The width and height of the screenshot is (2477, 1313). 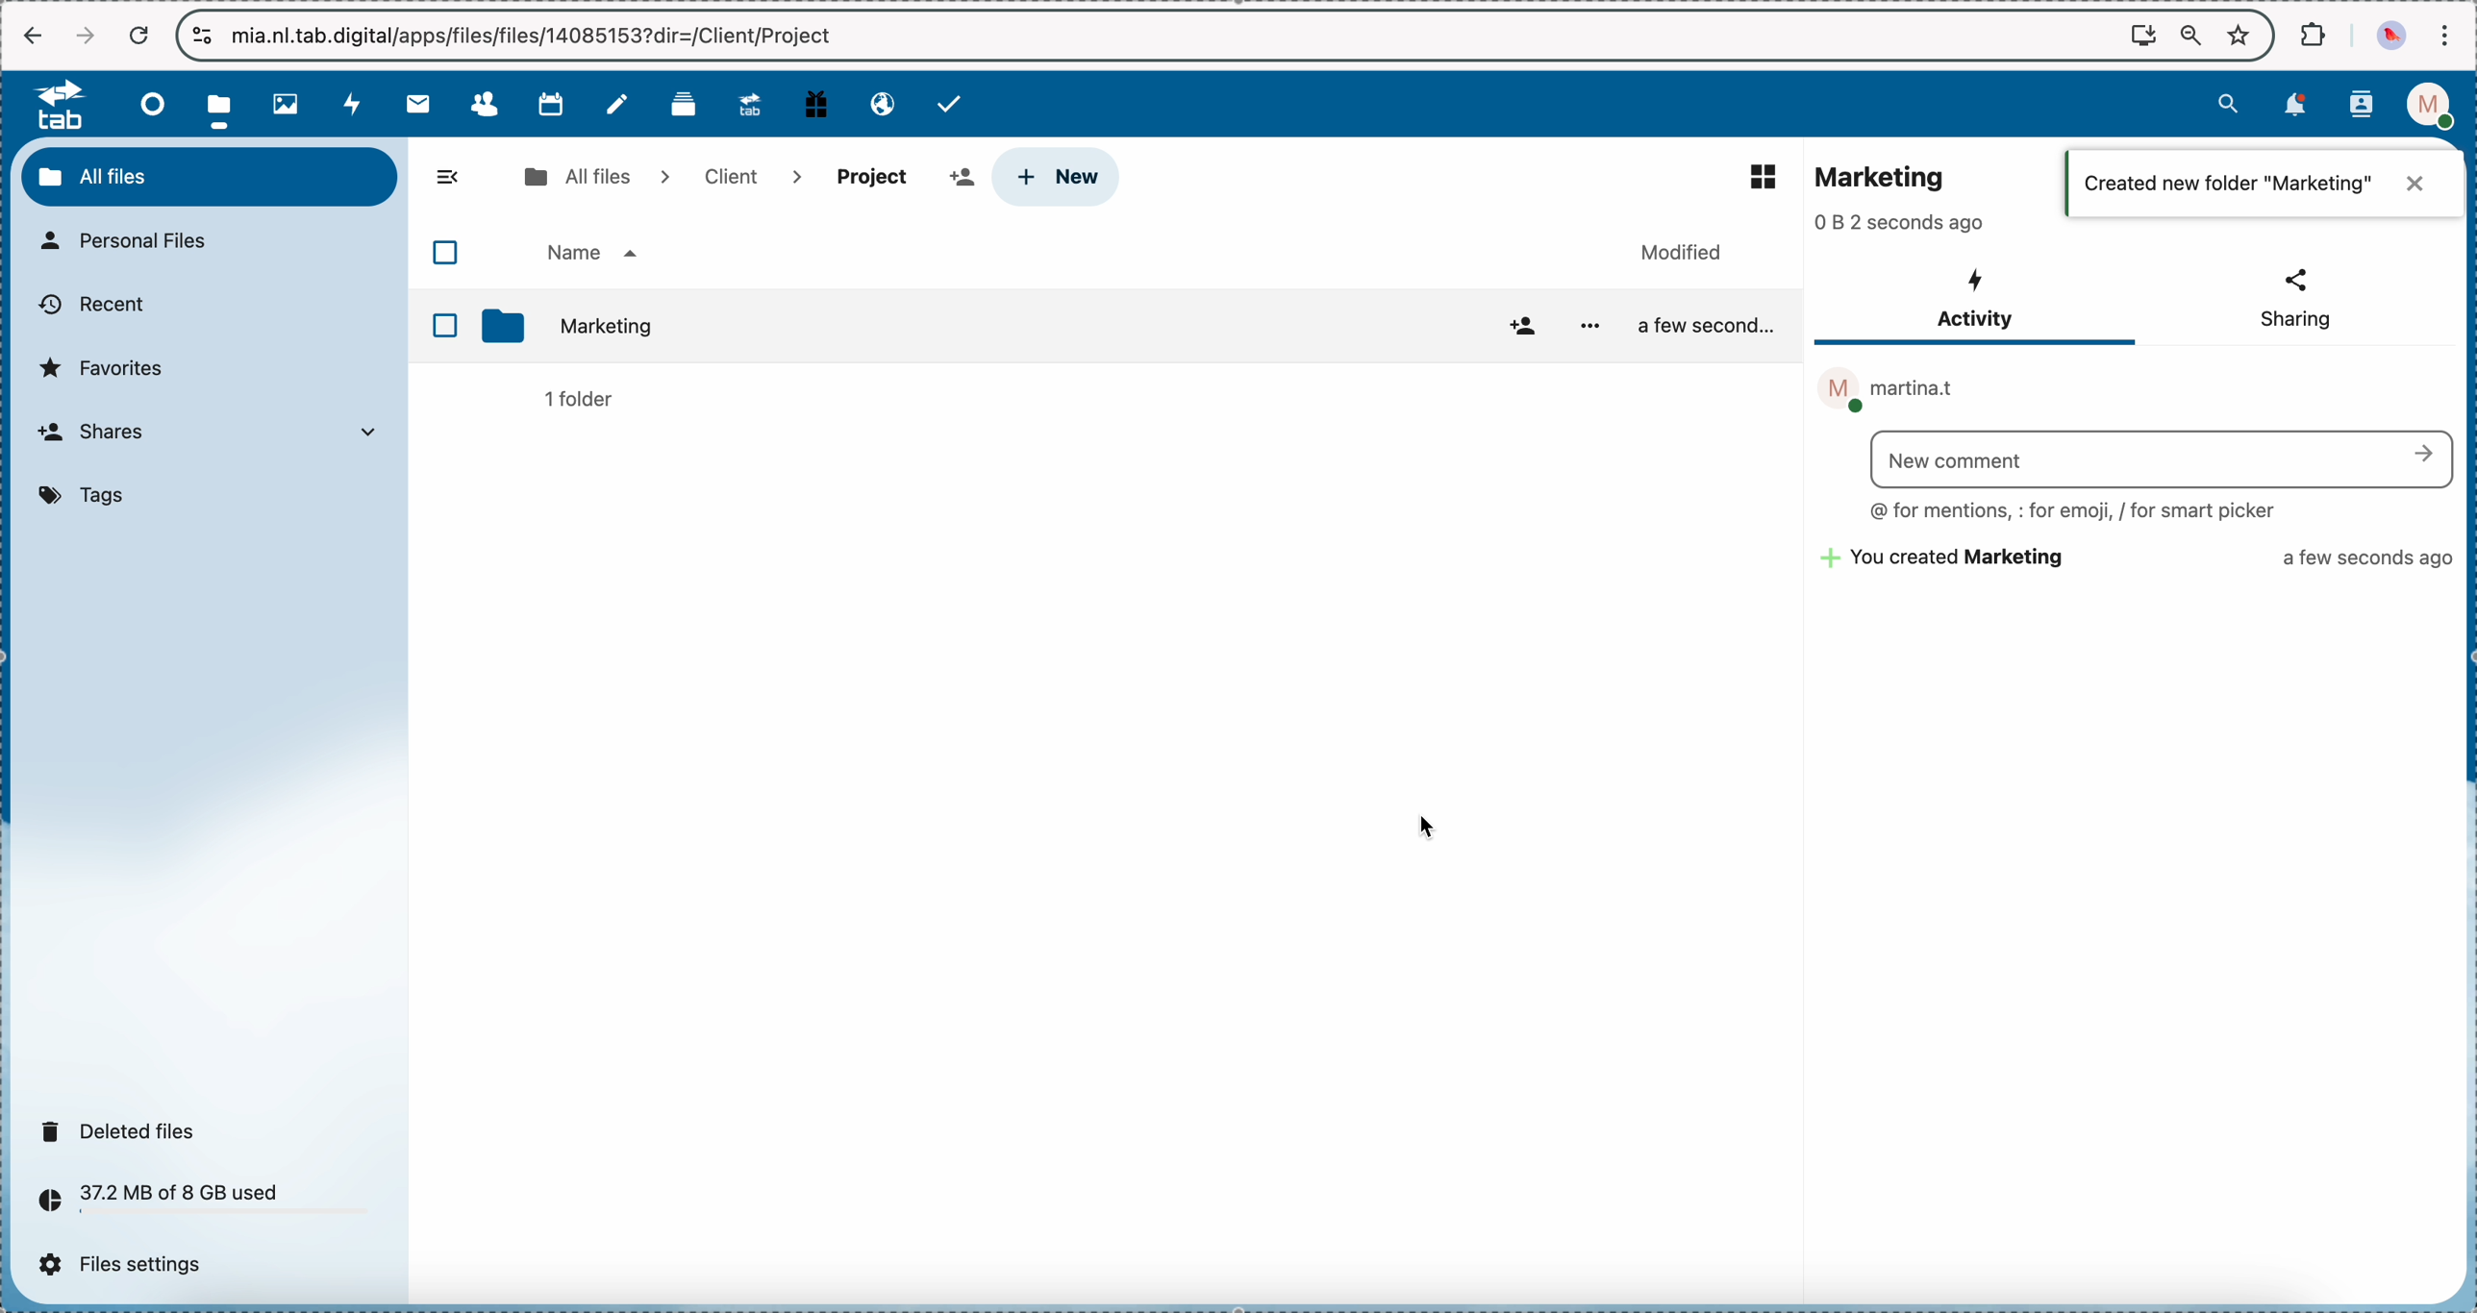 What do you see at coordinates (138, 37) in the screenshot?
I see `cancel` at bounding box center [138, 37].